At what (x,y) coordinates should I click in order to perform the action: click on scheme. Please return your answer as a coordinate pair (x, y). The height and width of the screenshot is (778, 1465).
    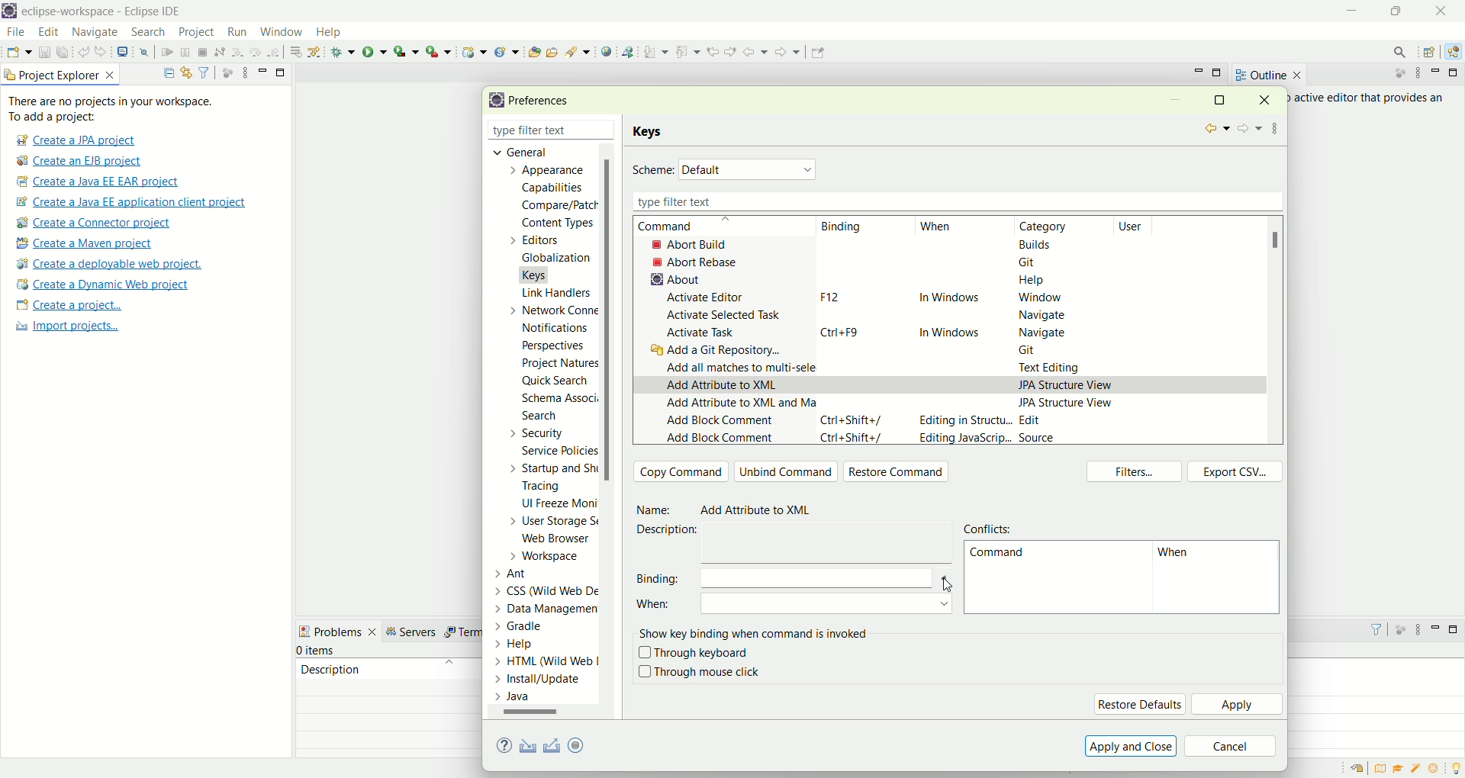
    Looking at the image, I should click on (653, 171).